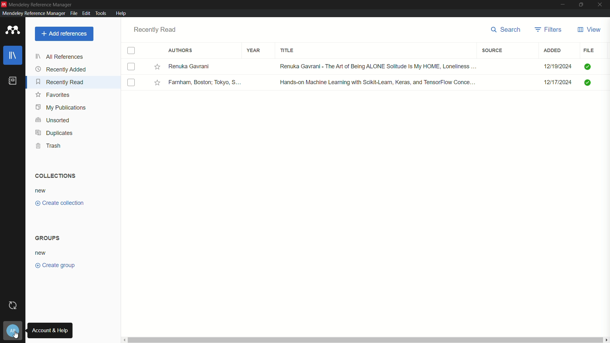  What do you see at coordinates (55, 265) in the screenshot?
I see `create group` at bounding box center [55, 265].